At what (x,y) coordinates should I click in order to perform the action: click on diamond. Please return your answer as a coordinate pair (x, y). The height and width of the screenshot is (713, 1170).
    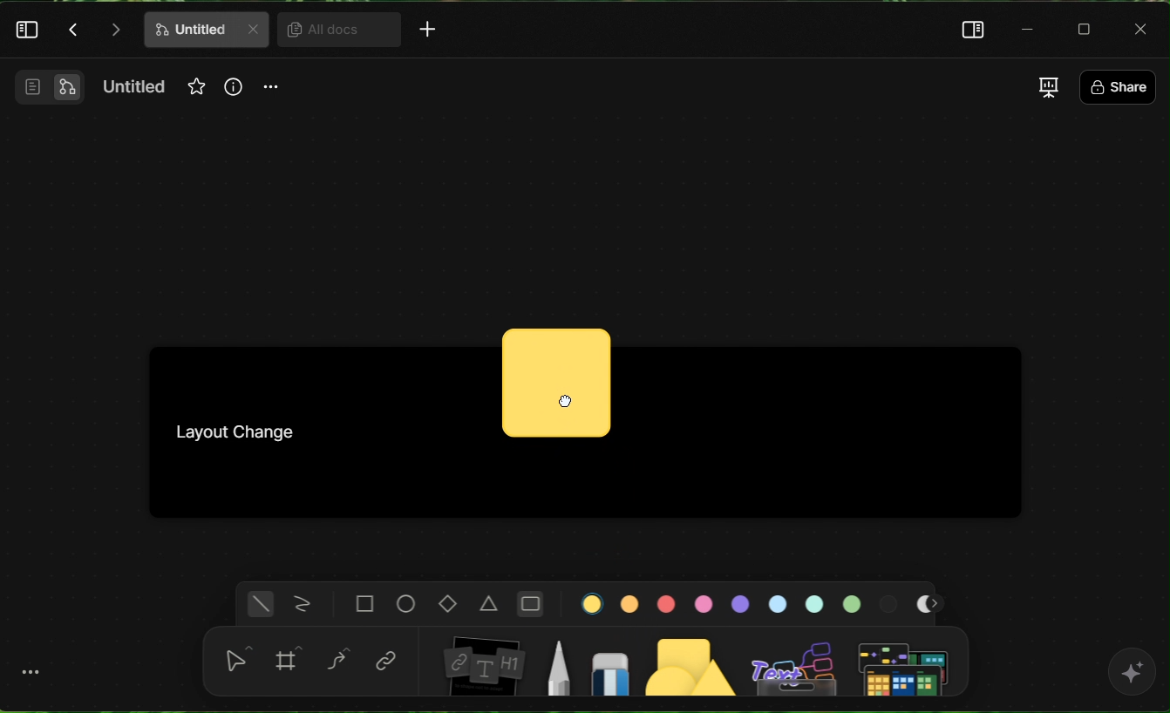
    Looking at the image, I should click on (446, 602).